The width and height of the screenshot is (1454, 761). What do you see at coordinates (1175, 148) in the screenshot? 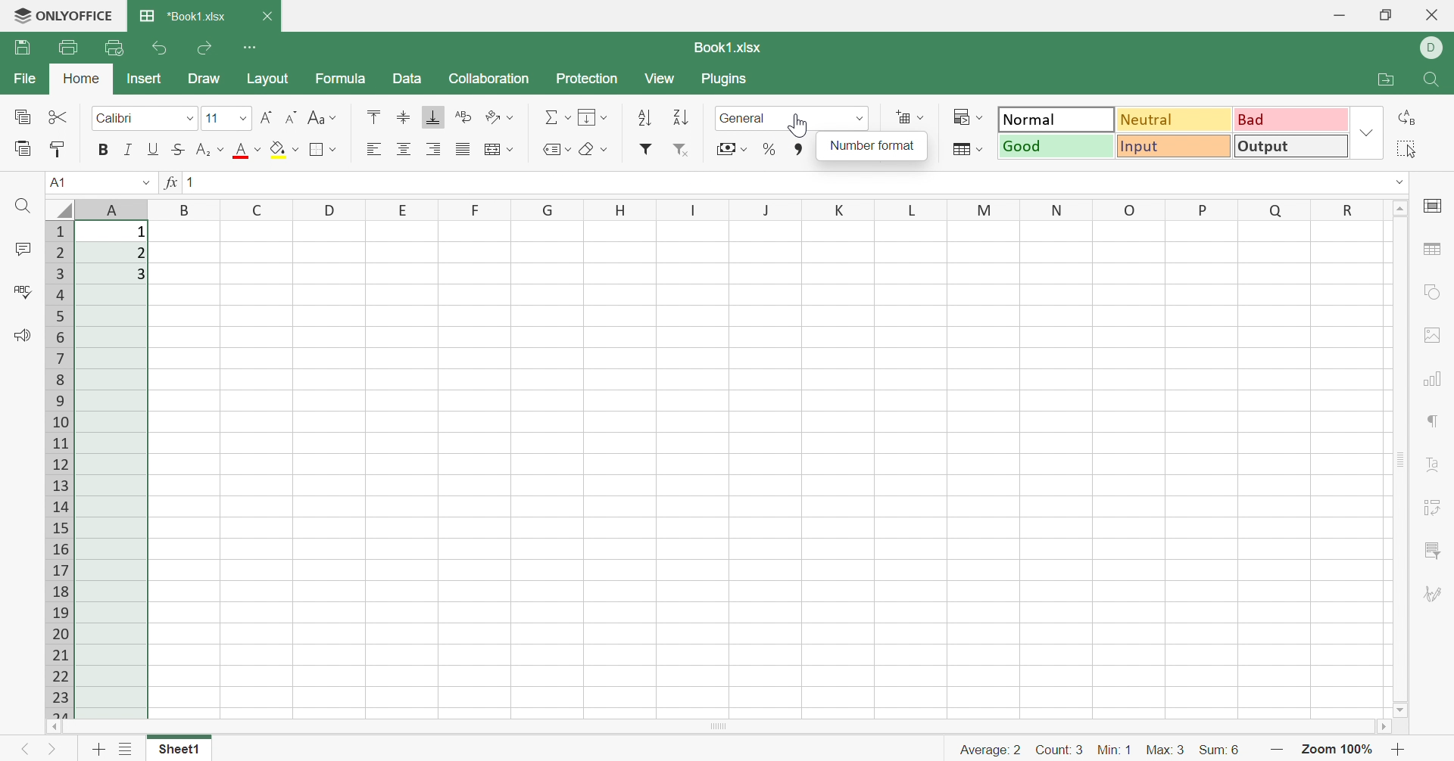
I see `Input` at bounding box center [1175, 148].